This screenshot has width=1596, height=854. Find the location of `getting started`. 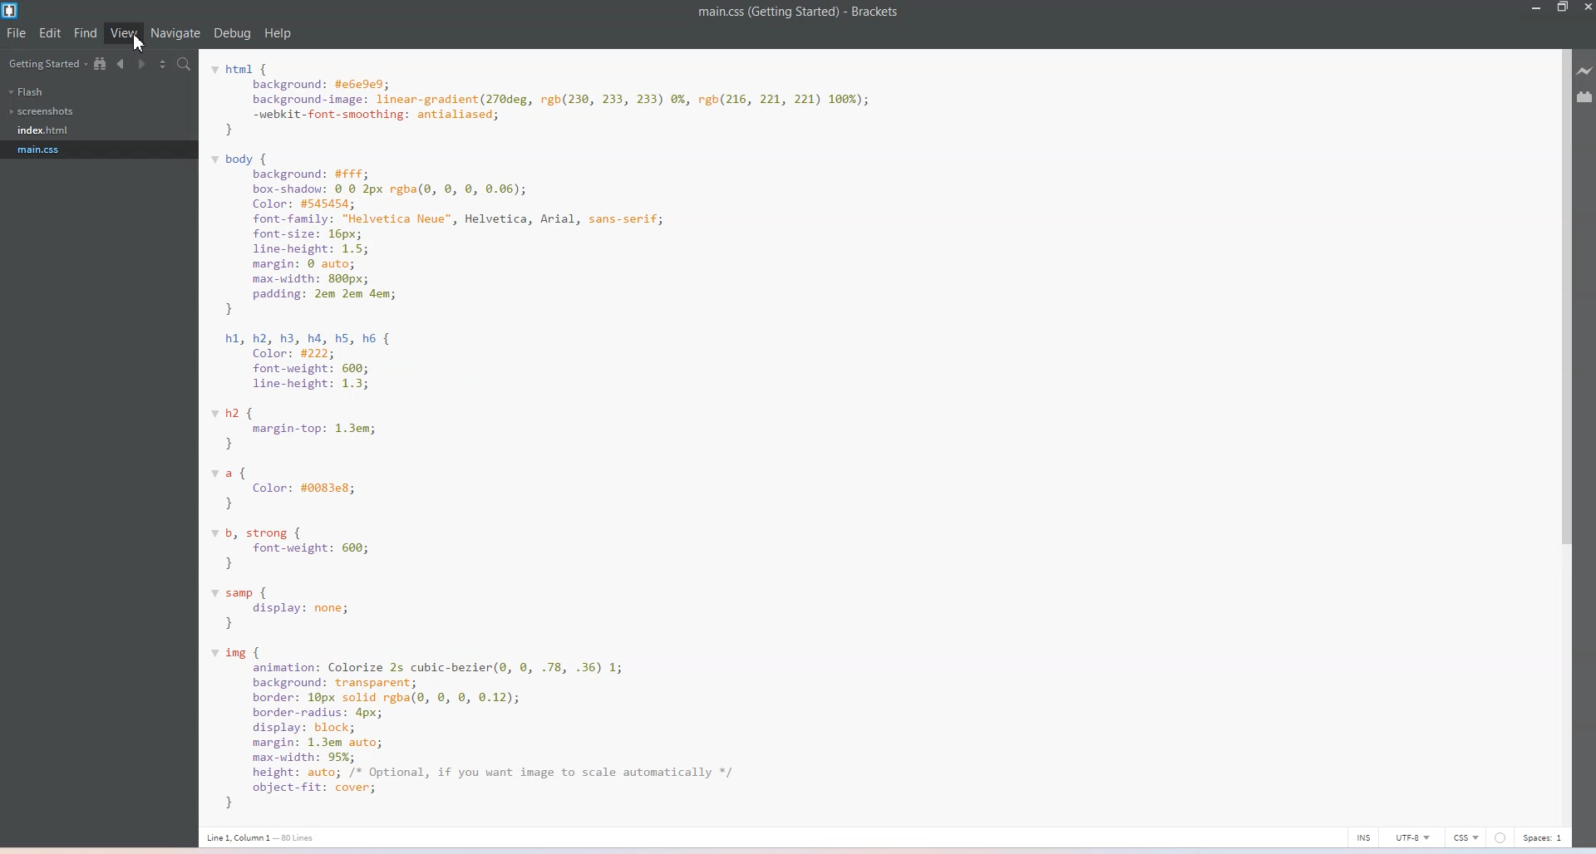

getting started is located at coordinates (46, 64).